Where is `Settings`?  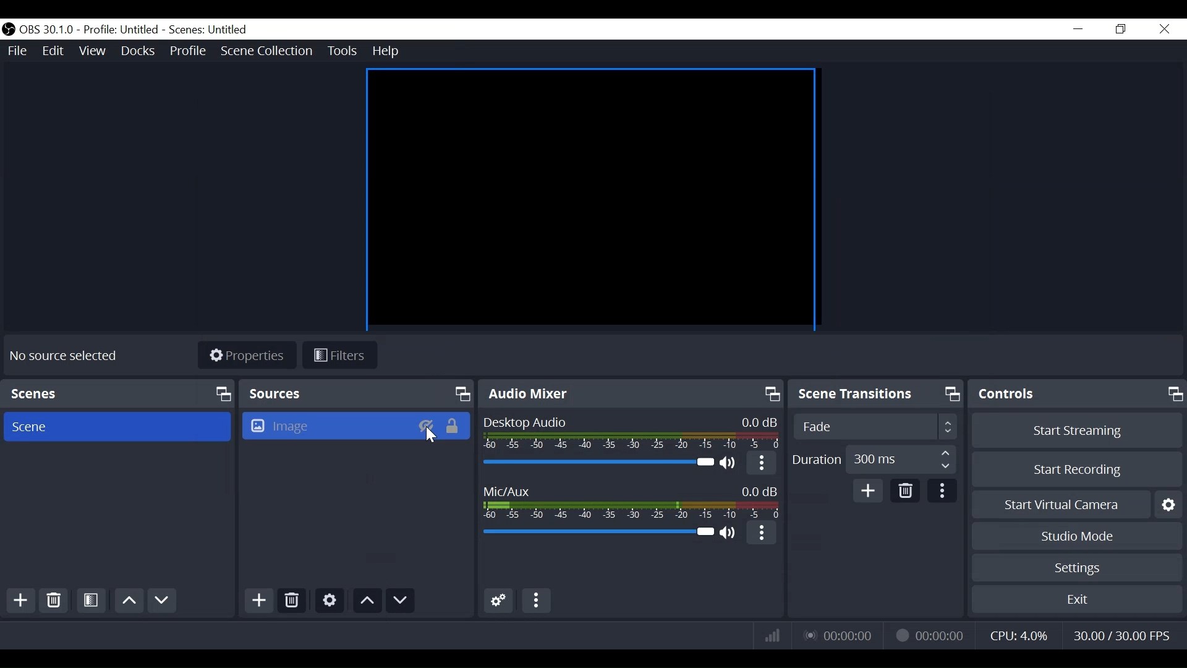
Settings is located at coordinates (1075, 569).